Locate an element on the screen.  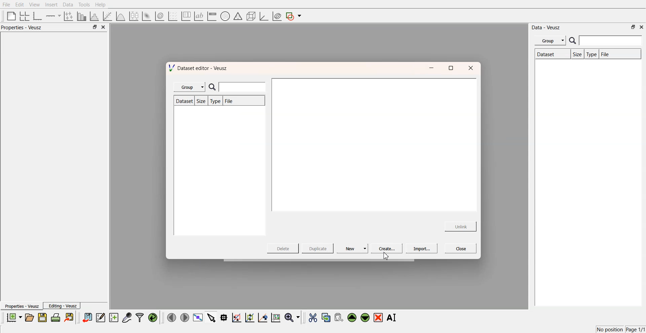
Group | is located at coordinates (190, 87).